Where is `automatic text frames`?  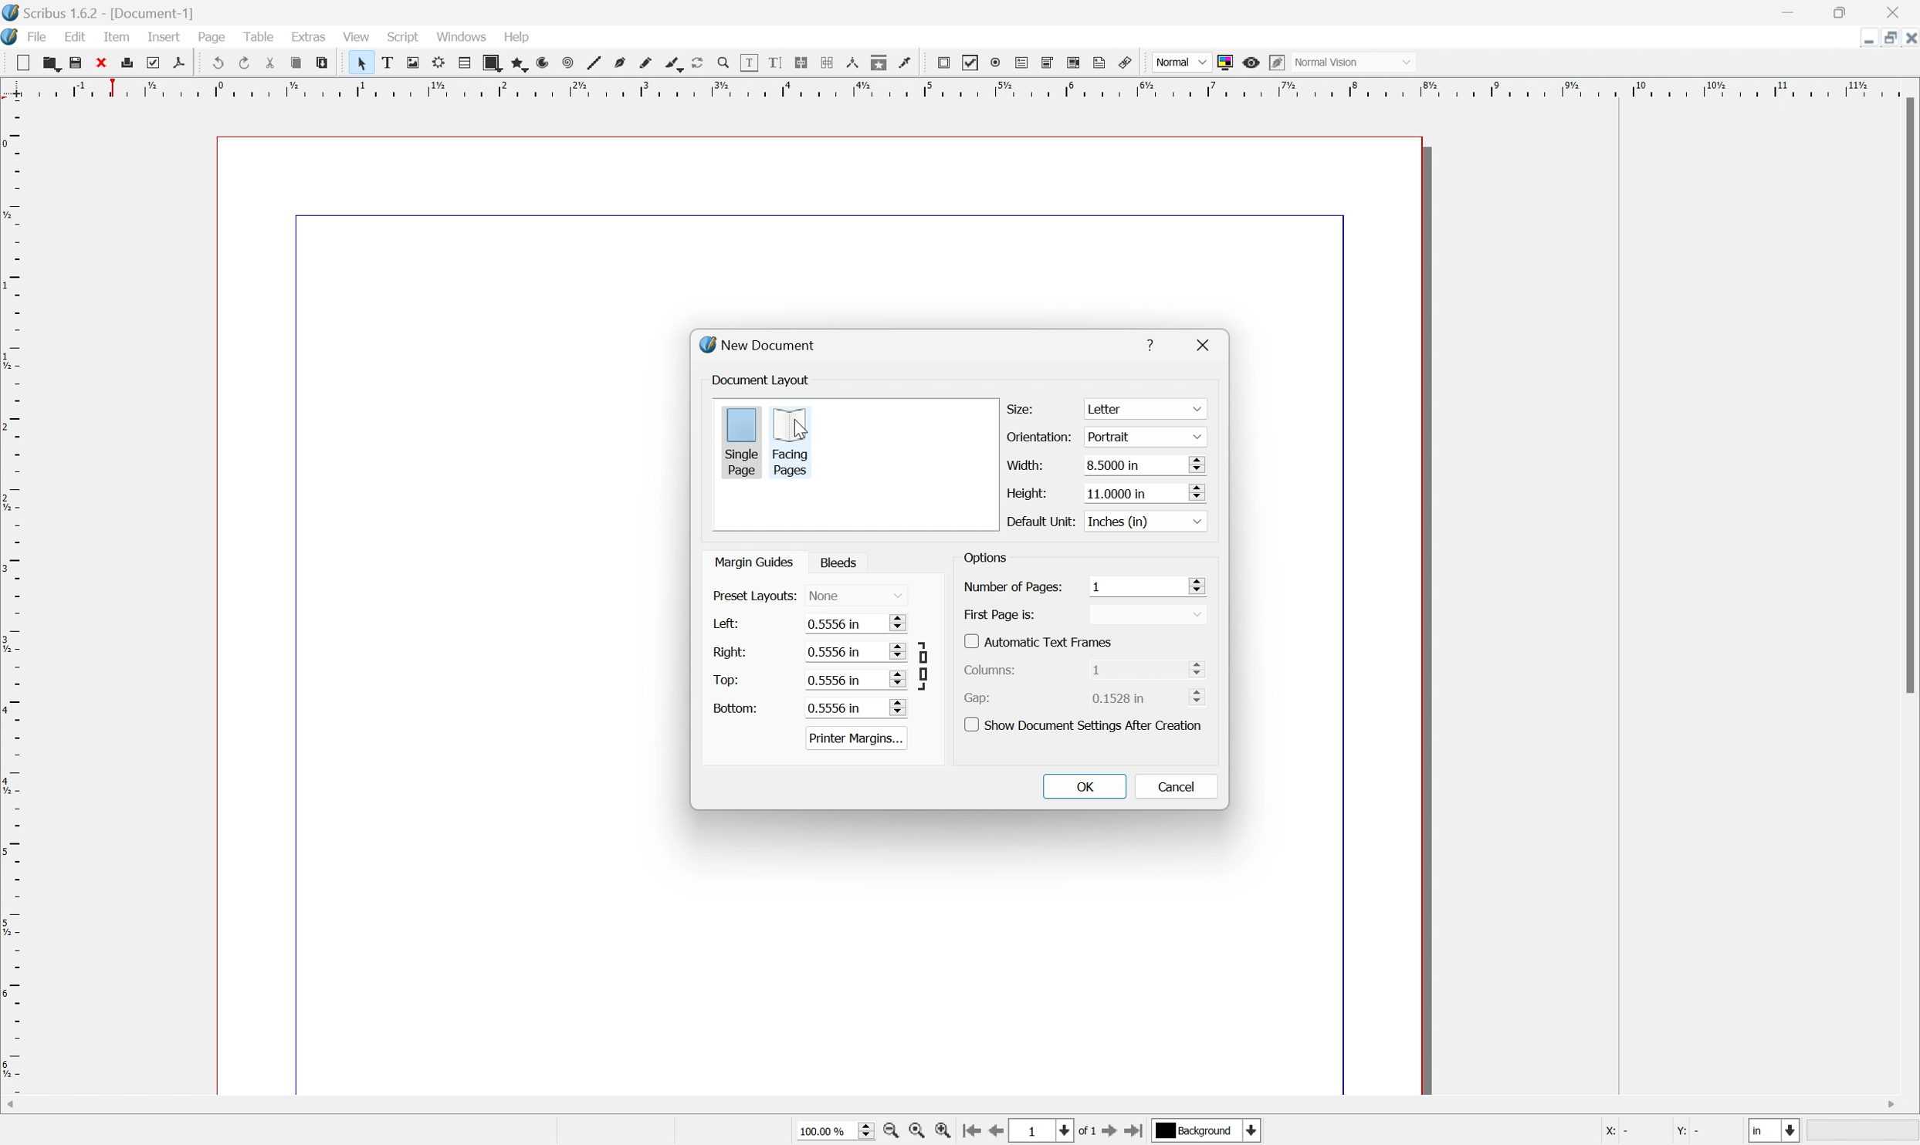
automatic text frames is located at coordinates (1041, 640).